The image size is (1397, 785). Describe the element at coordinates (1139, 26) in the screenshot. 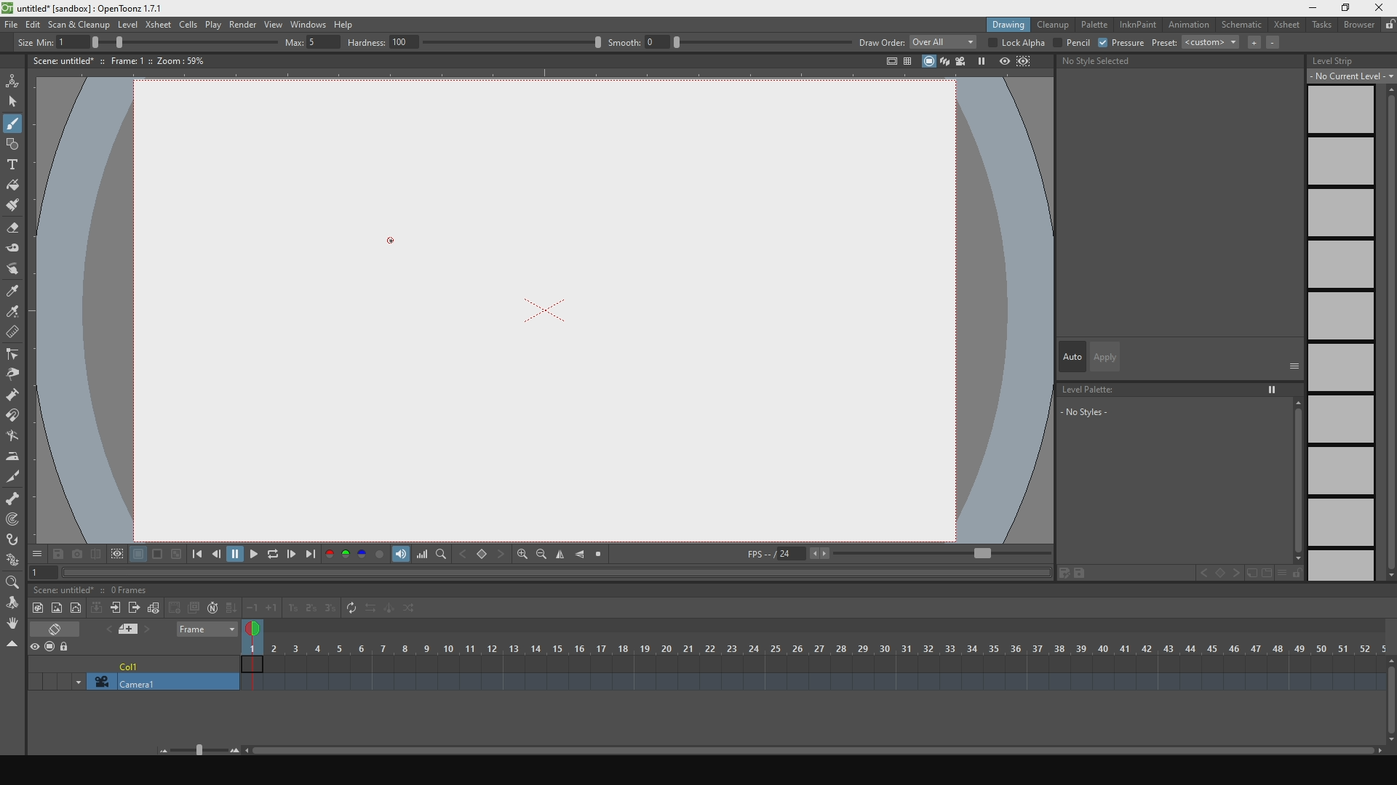

I see `inknpain` at that location.